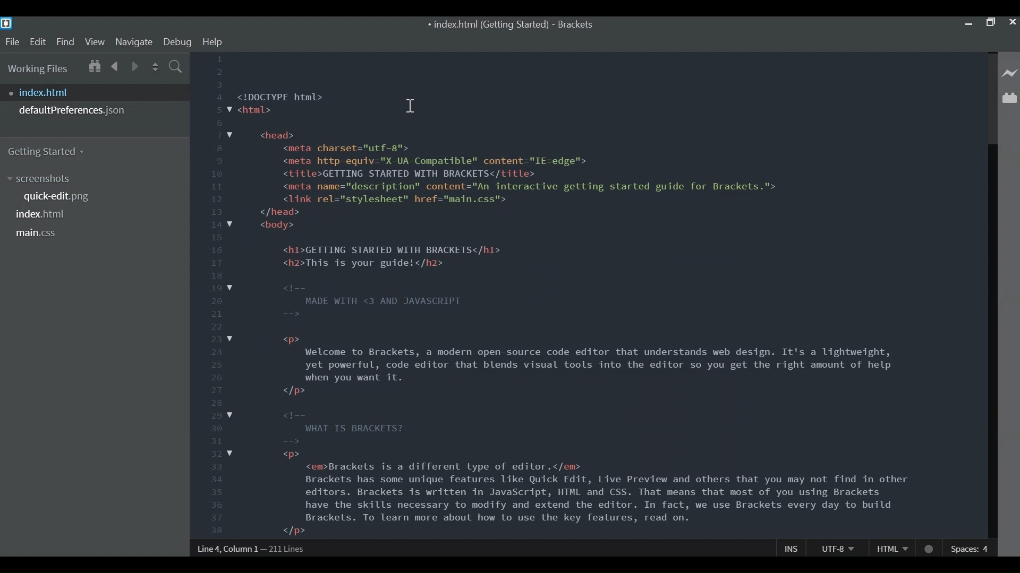  What do you see at coordinates (575, 25) in the screenshot?
I see `Brackets` at bounding box center [575, 25].